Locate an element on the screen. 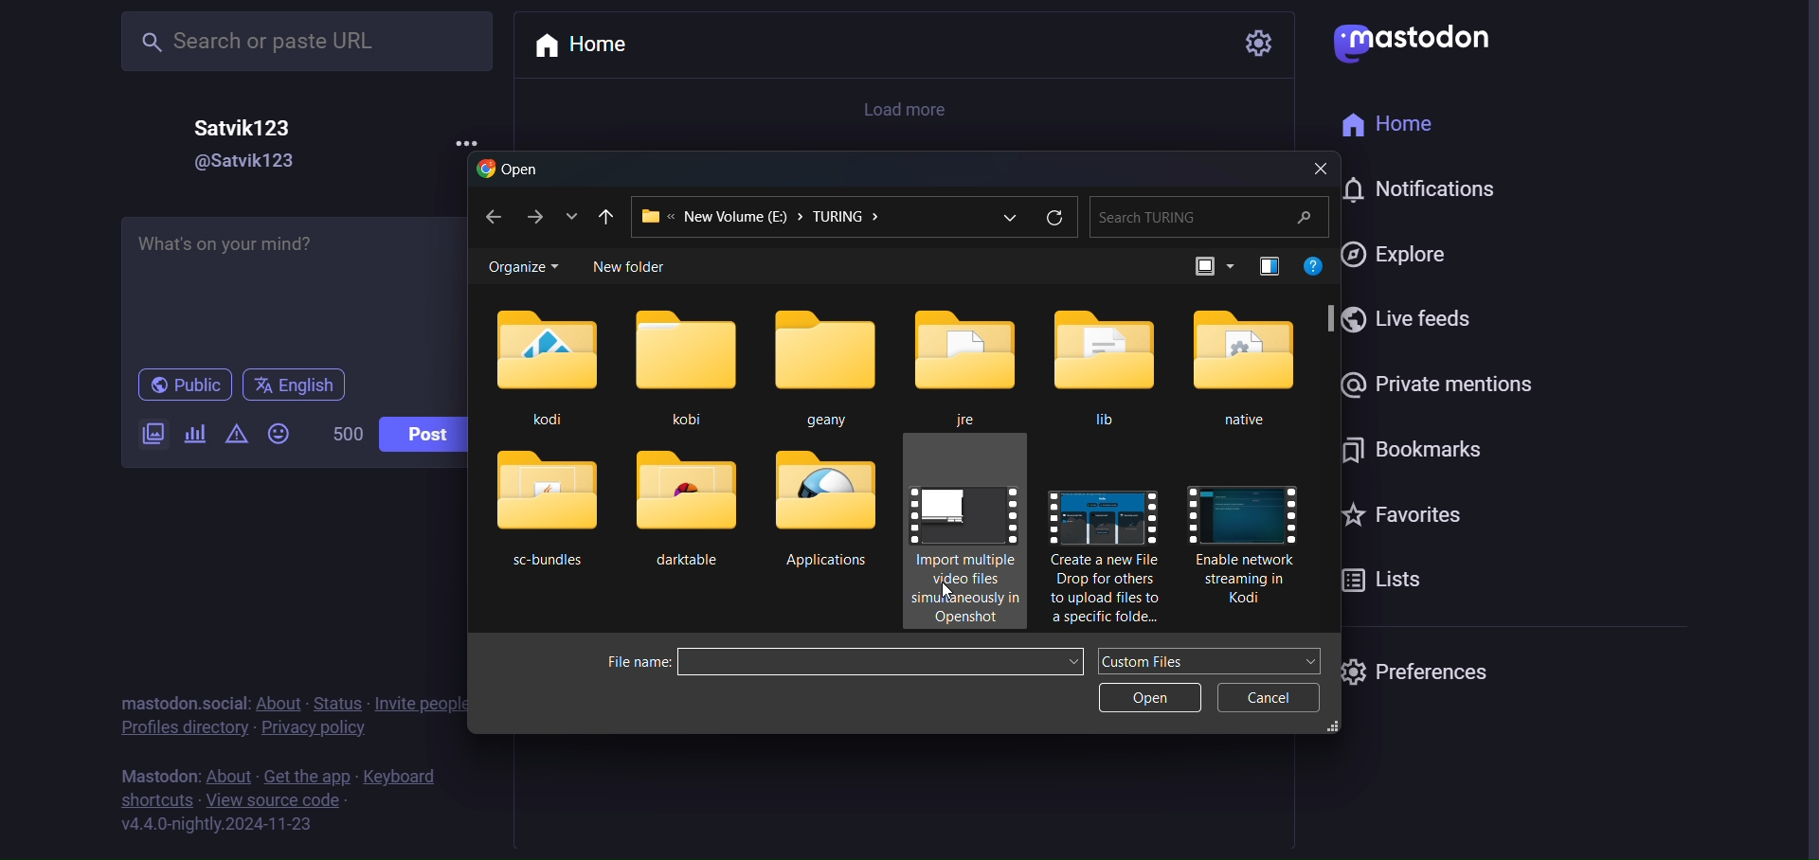 This screenshot has height=860, width=1819. open is located at coordinates (1148, 700).